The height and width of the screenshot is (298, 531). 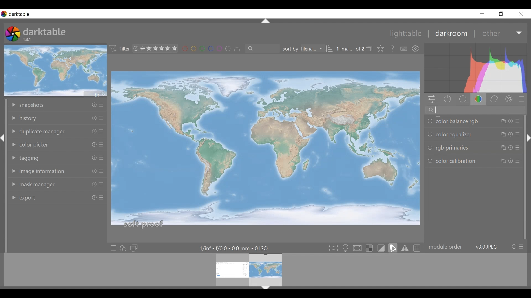 What do you see at coordinates (101, 119) in the screenshot?
I see `` at bounding box center [101, 119].